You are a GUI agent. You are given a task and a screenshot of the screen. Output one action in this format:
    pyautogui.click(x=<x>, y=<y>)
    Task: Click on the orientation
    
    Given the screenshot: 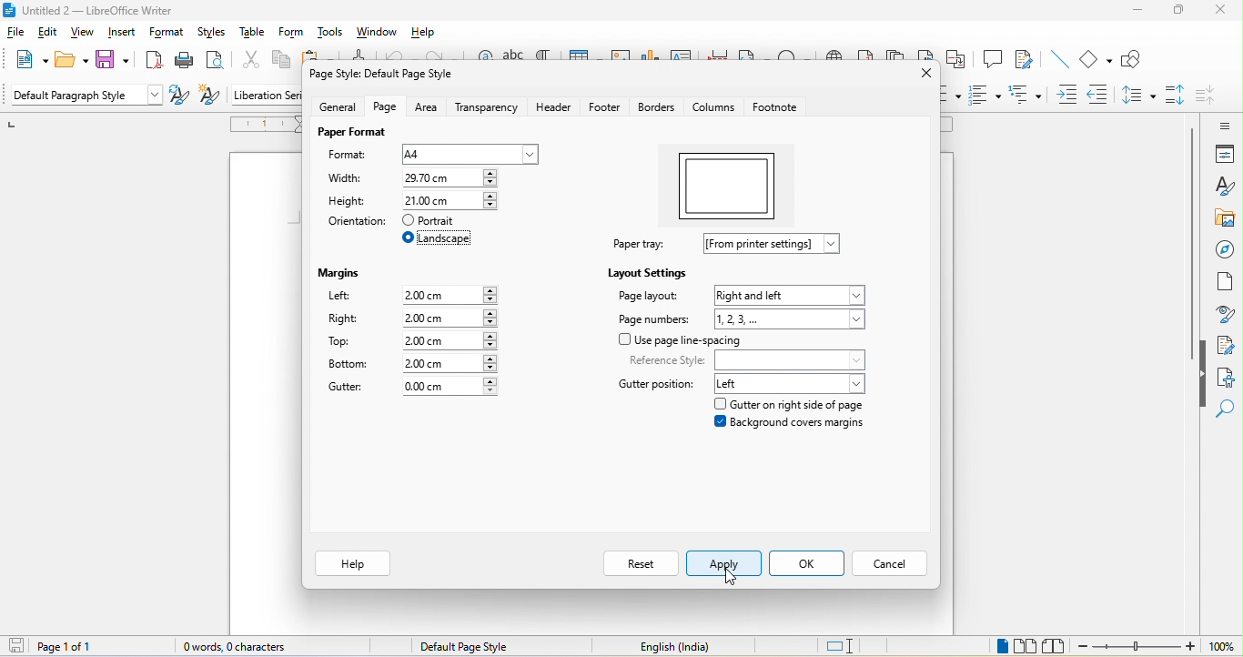 What is the action you would take?
    pyautogui.click(x=354, y=225)
    